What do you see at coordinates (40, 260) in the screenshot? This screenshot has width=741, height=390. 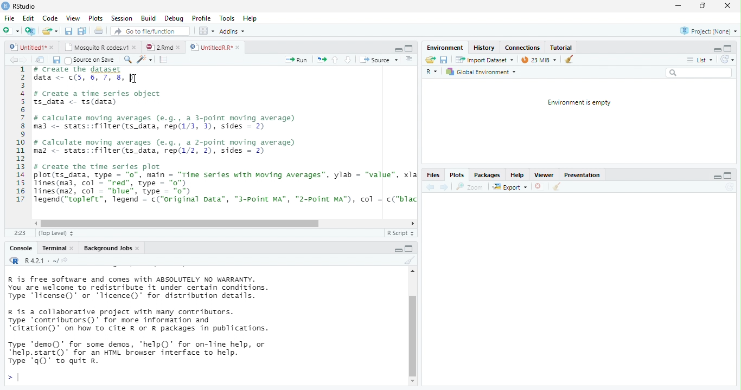 I see `R 4.2.1 . ~/` at bounding box center [40, 260].